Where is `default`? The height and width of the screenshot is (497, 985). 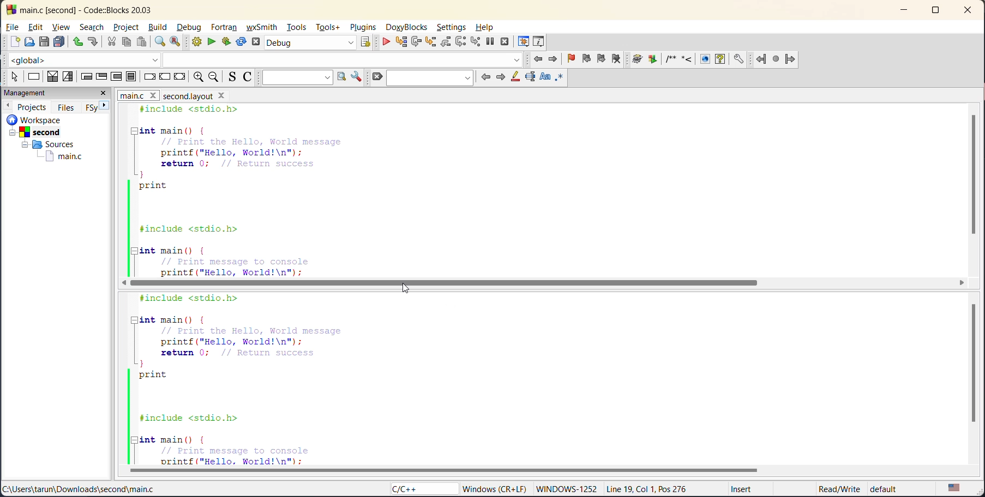
default is located at coordinates (896, 487).